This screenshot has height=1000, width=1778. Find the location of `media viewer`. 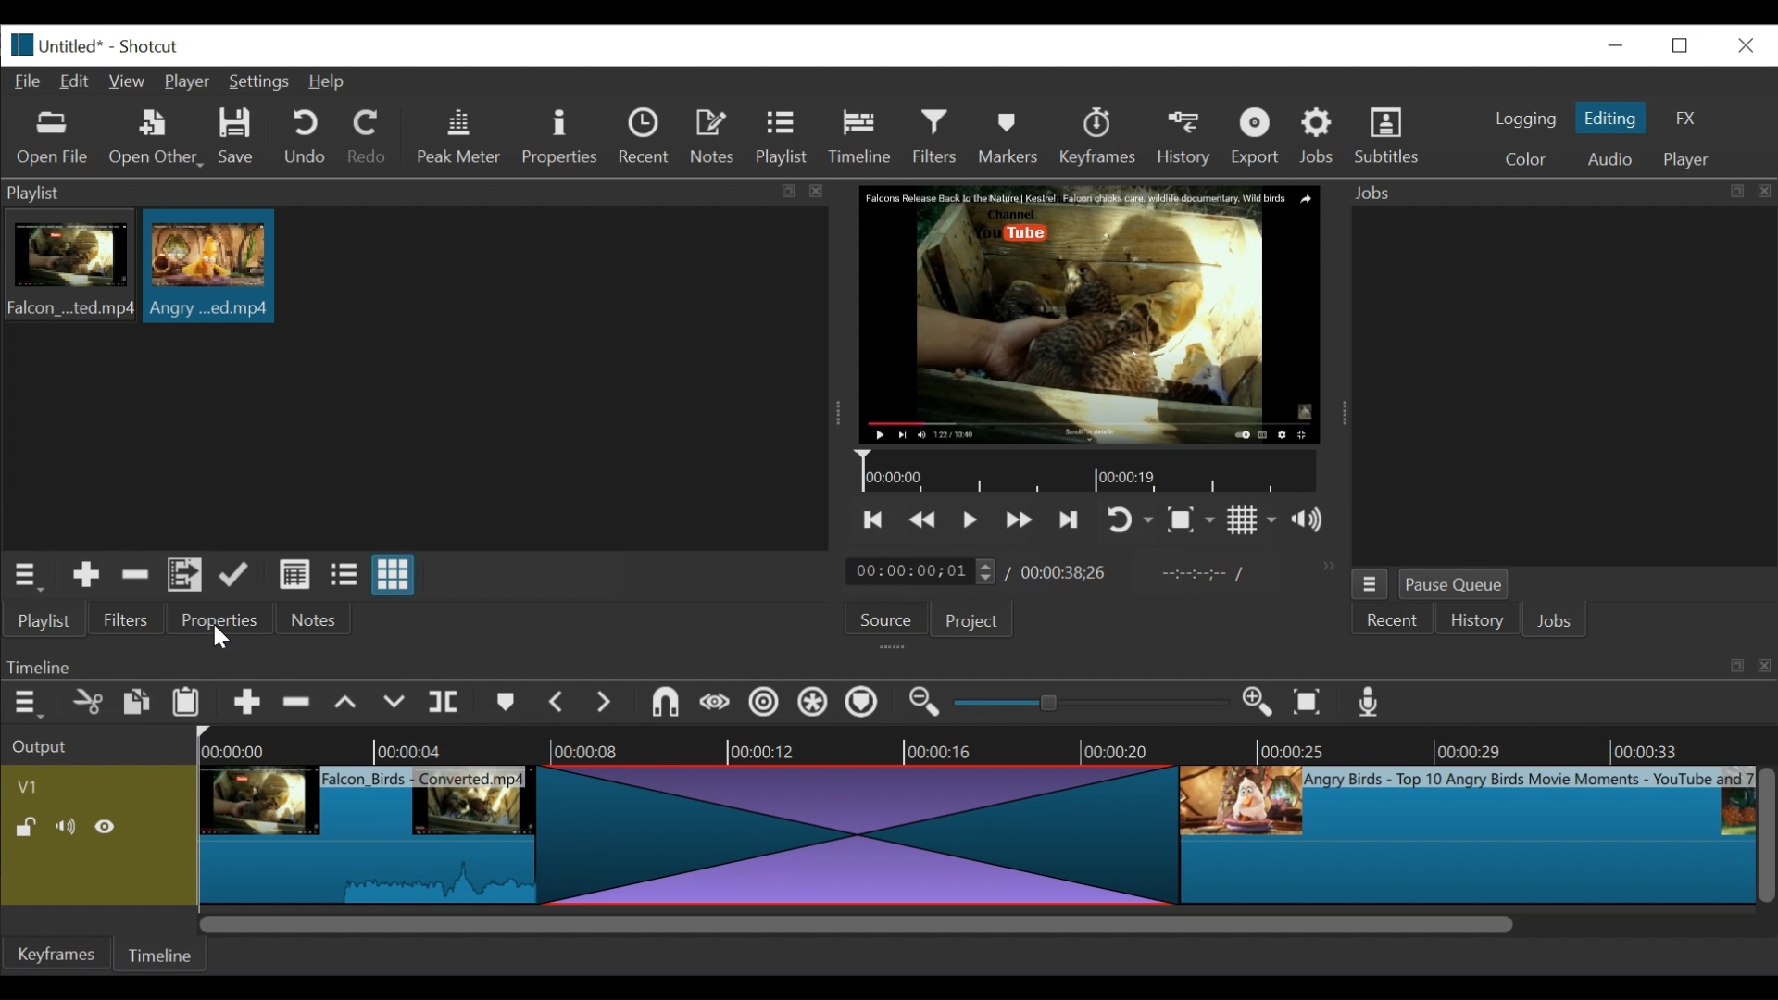

media viewer is located at coordinates (1087, 314).